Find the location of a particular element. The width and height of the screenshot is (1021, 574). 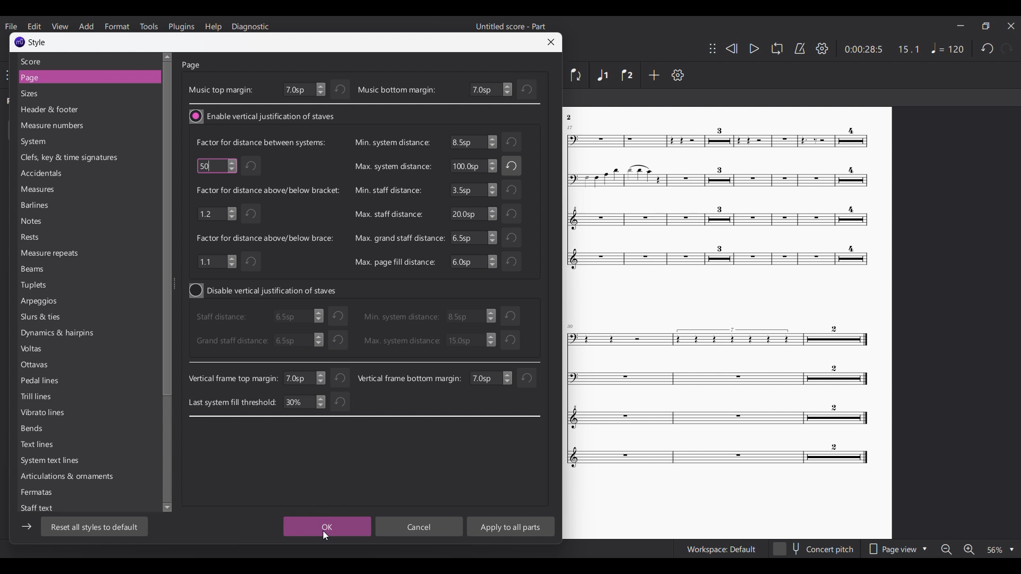

6.5sp is located at coordinates (474, 238).